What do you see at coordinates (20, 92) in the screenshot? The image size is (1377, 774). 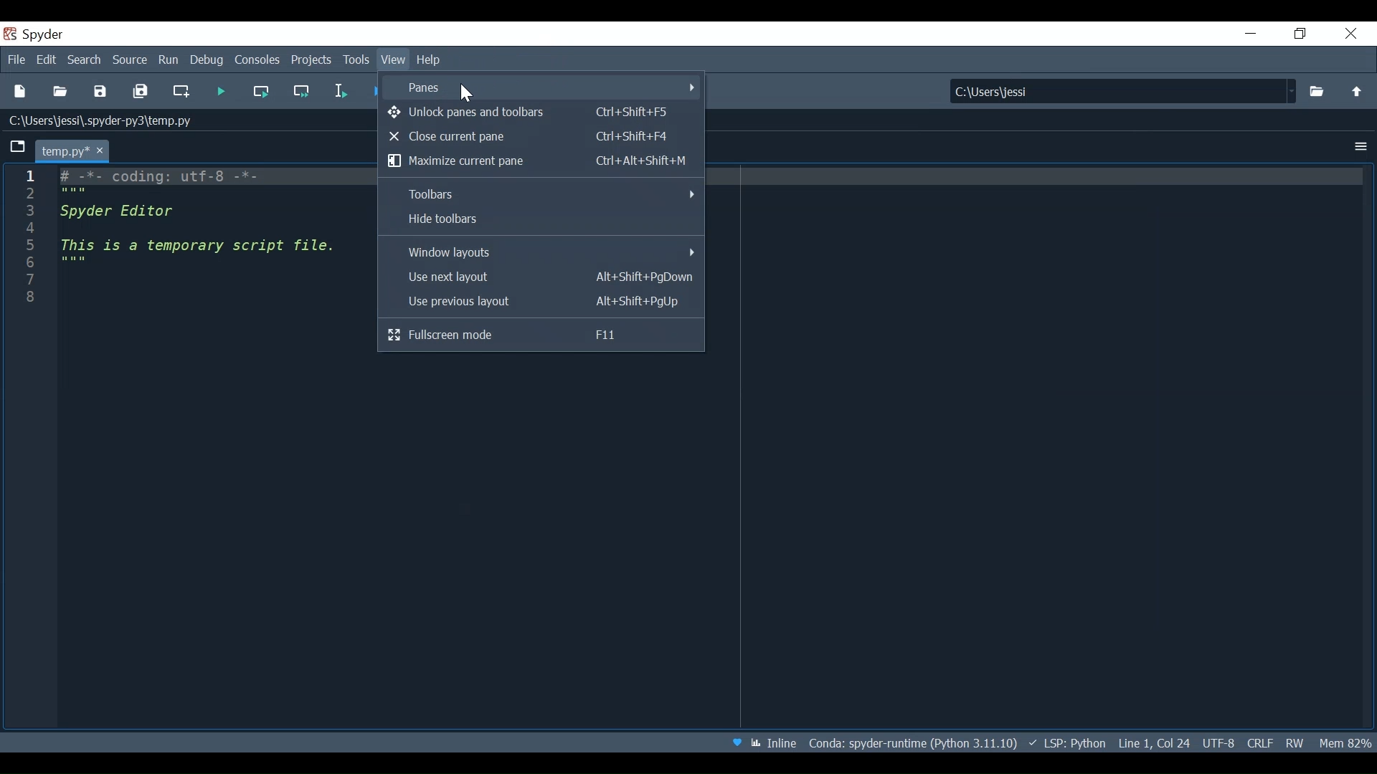 I see `New File` at bounding box center [20, 92].